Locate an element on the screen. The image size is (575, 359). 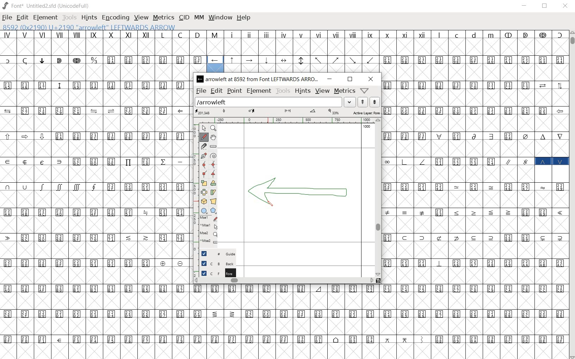
edit is located at coordinates (22, 18).